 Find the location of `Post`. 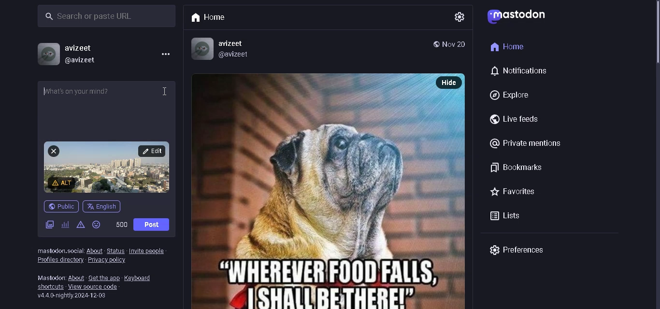

Post is located at coordinates (153, 225).